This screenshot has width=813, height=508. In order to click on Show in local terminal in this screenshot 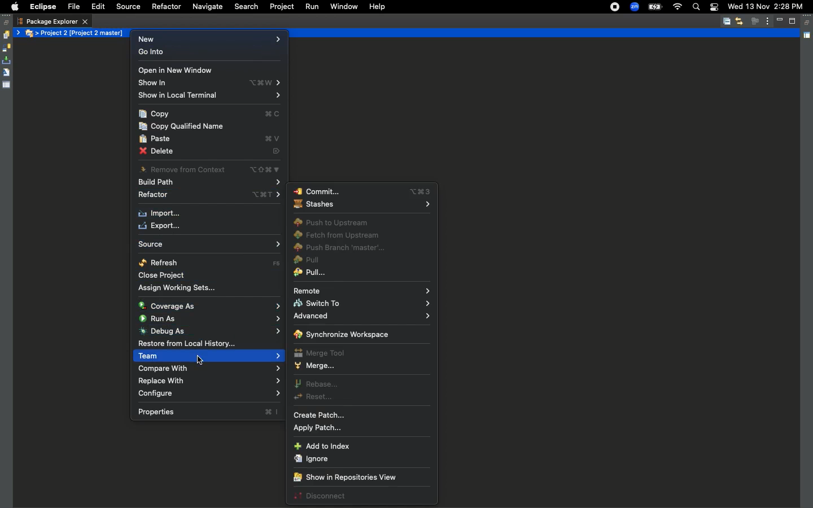, I will do `click(213, 98)`.